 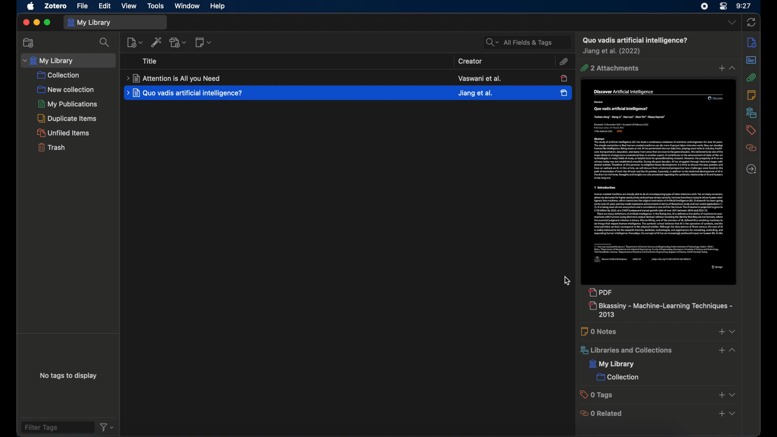 What do you see at coordinates (28, 42) in the screenshot?
I see `new collection` at bounding box center [28, 42].